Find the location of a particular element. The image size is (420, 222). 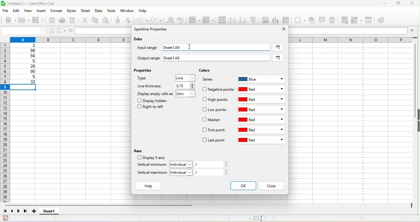

vertical minimum is located at coordinates (152, 165).